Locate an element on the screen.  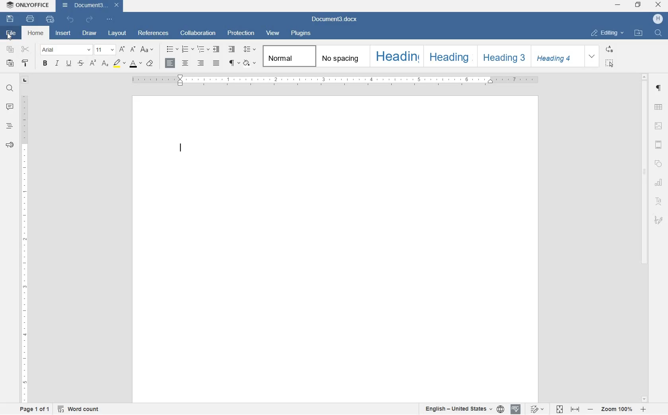
paragraph line spacing is located at coordinates (249, 49).